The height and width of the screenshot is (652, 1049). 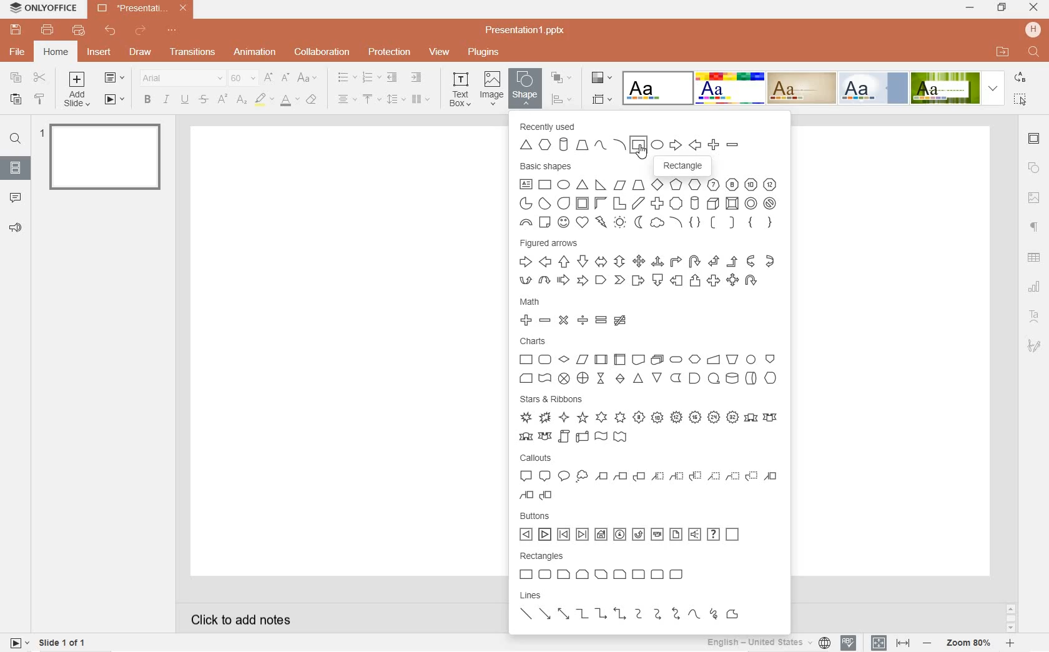 I want to click on collaboration, so click(x=323, y=52).